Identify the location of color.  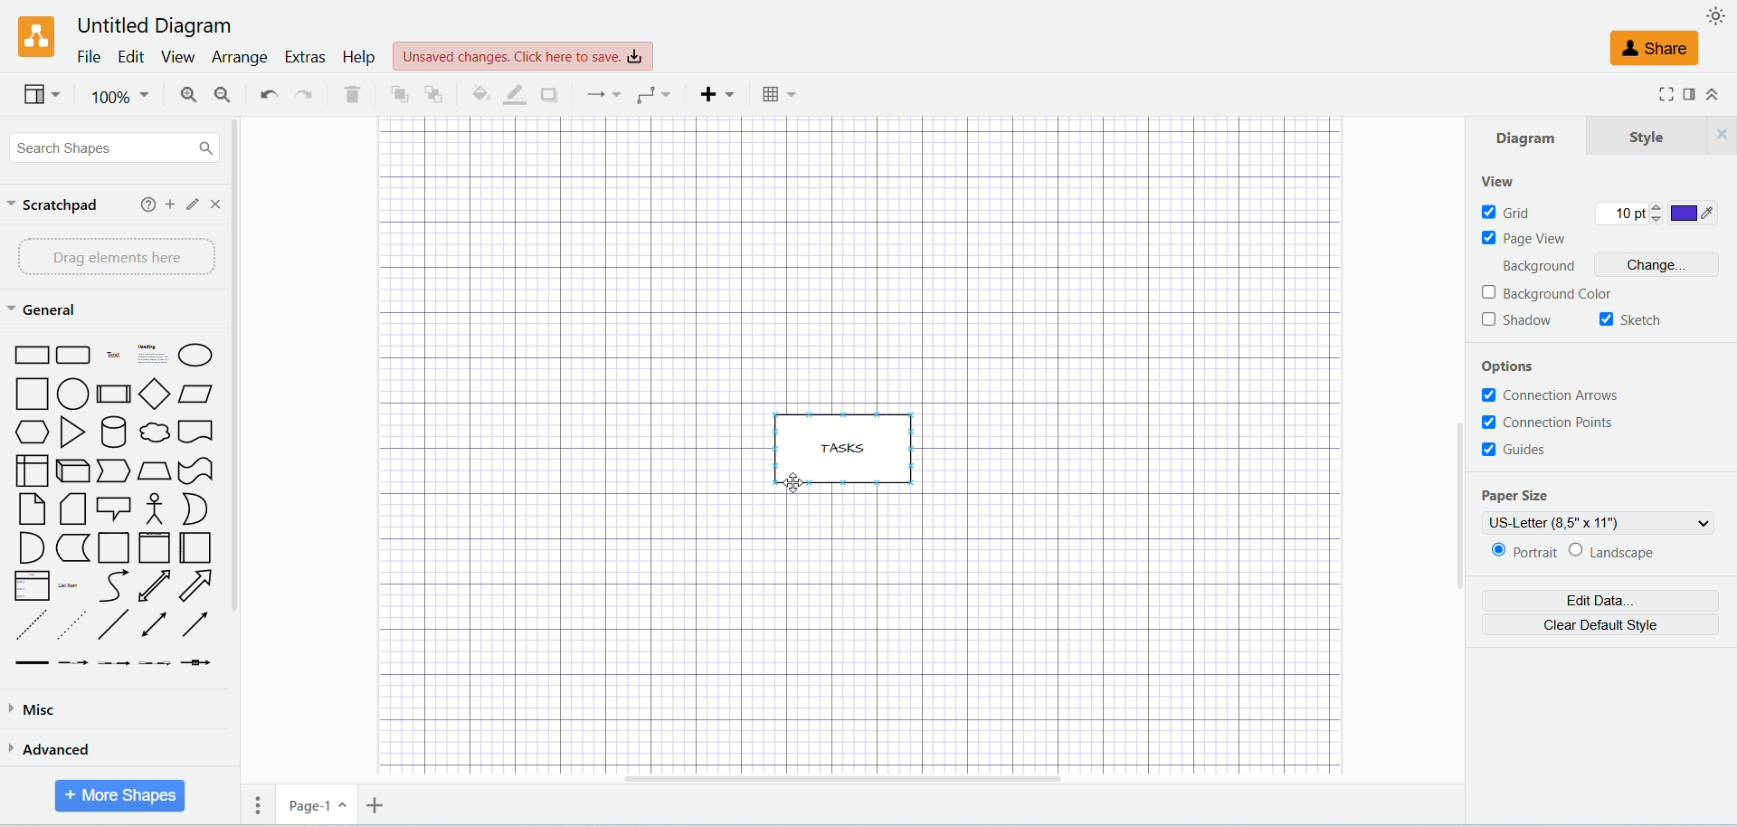
(1704, 214).